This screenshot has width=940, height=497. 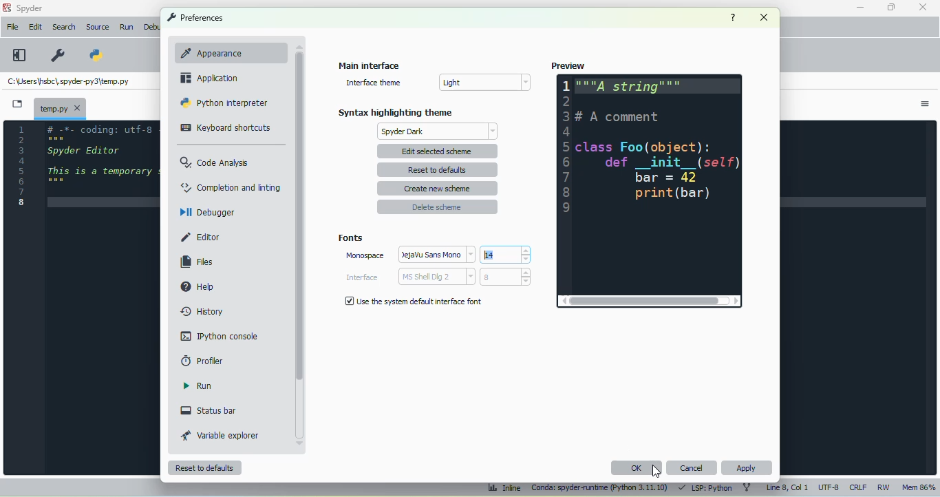 What do you see at coordinates (226, 52) in the screenshot?
I see `appearance` at bounding box center [226, 52].